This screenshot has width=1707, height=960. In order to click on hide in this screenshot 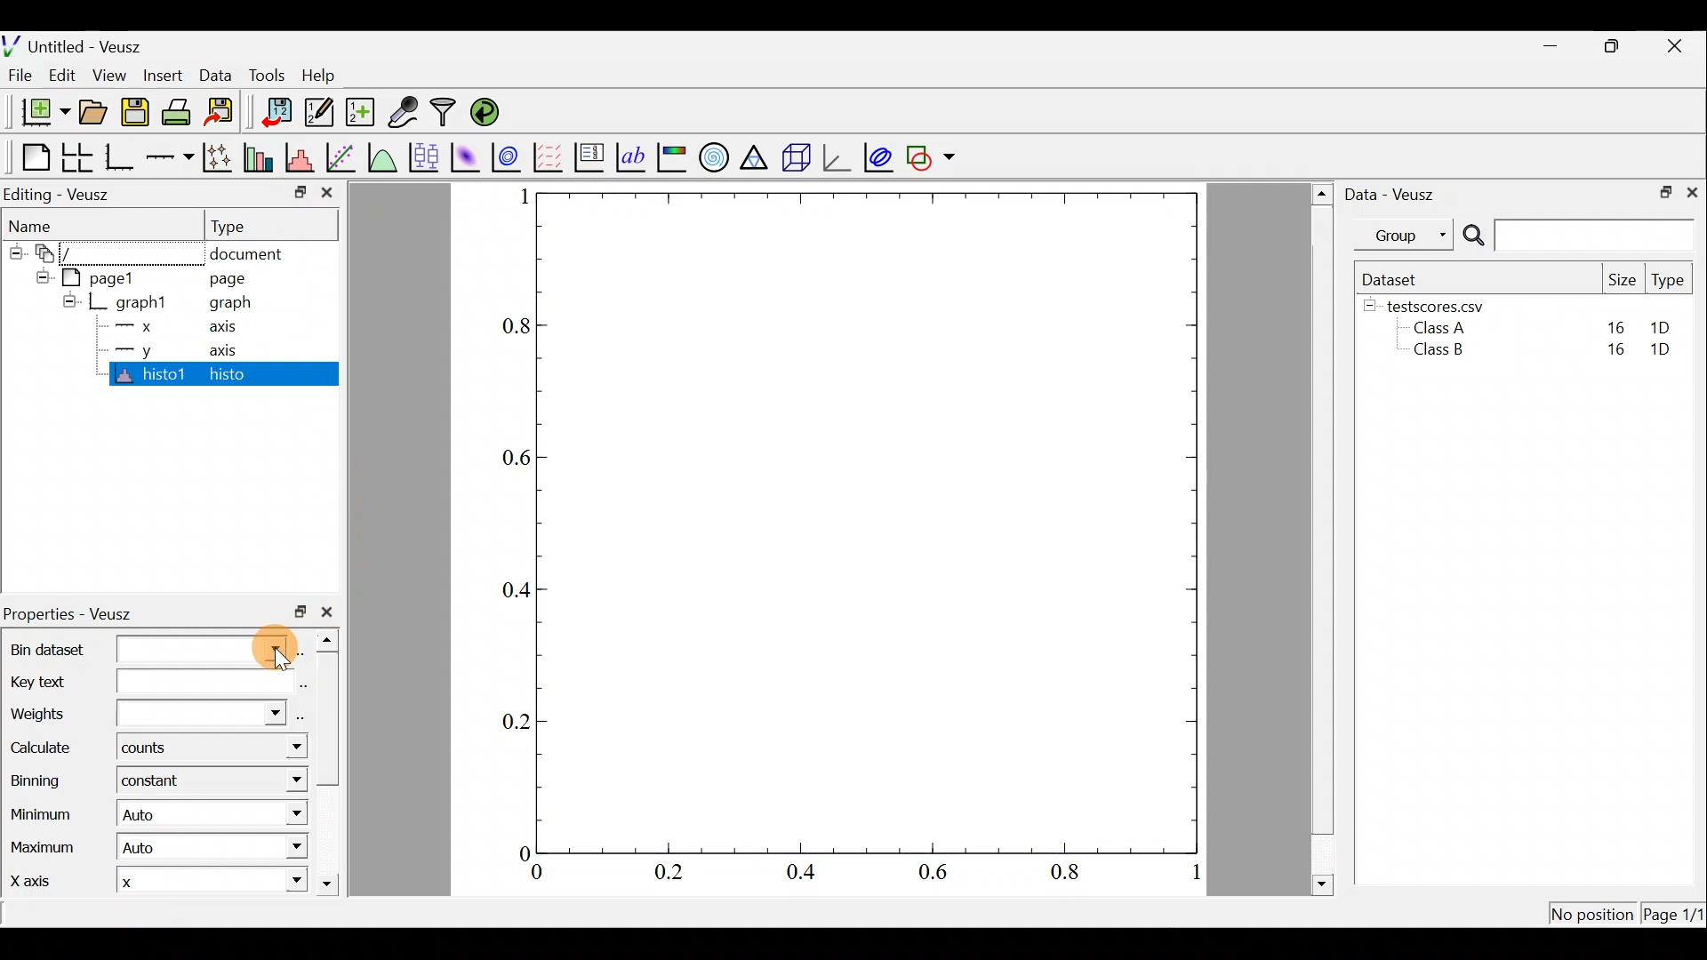, I will do `click(15, 253)`.